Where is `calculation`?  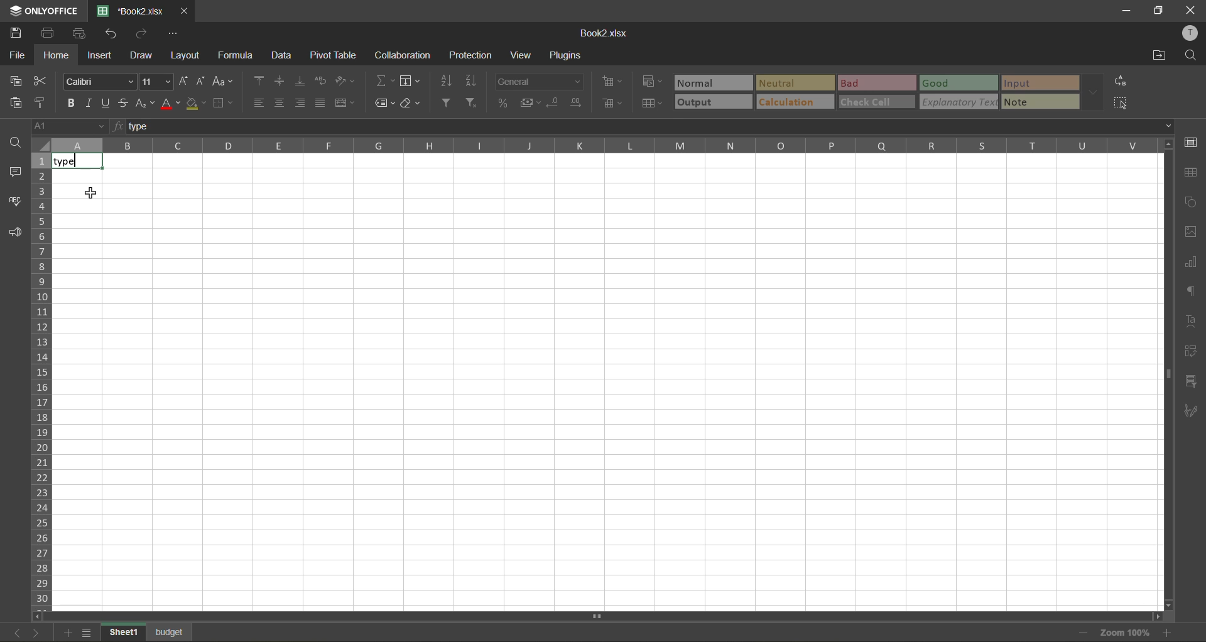 calculation is located at coordinates (794, 104).